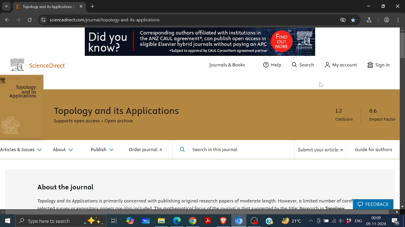  Describe the element at coordinates (293, 42) in the screenshot. I see `Find out MORE` at that location.